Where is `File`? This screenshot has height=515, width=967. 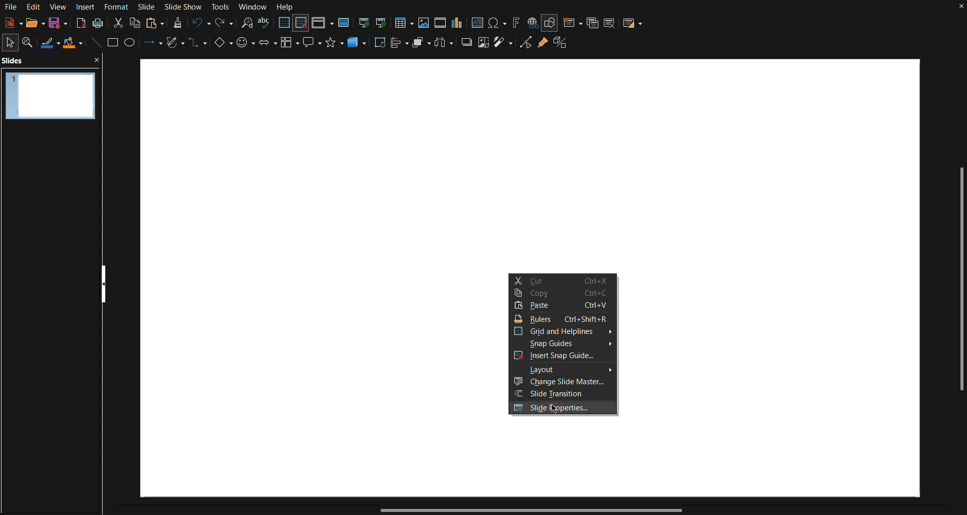 File is located at coordinates (10, 7).